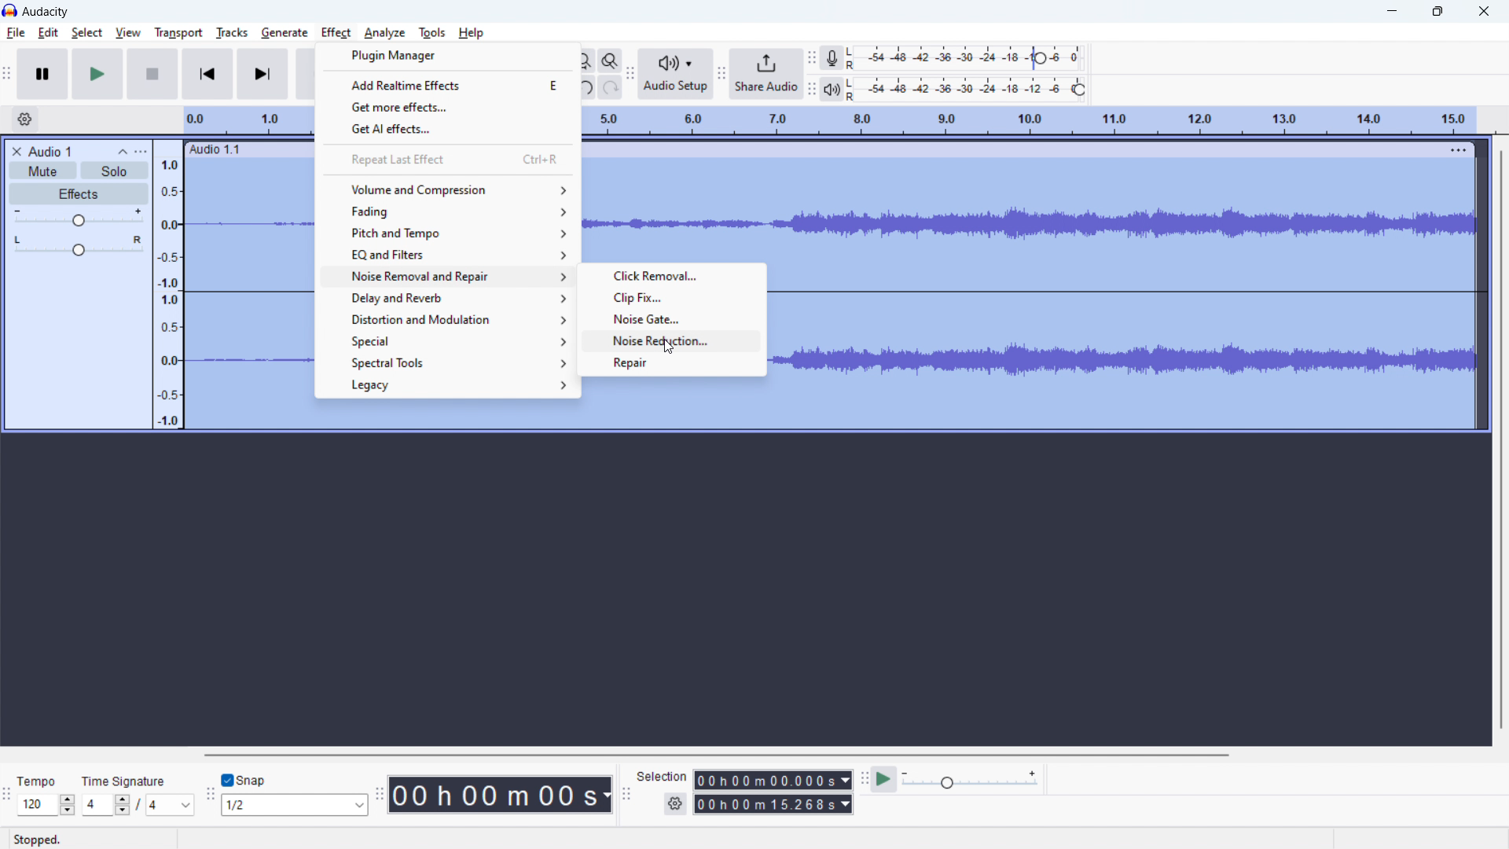  I want to click on play at speed toolbar, so click(864, 778).